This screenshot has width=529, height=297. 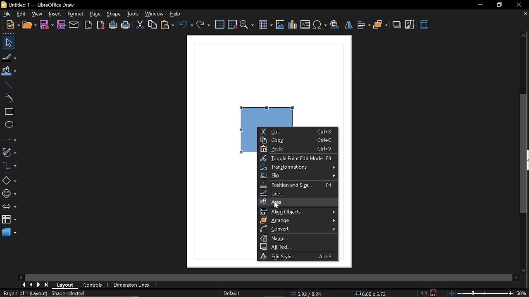 I want to click on restore down, so click(x=499, y=5).